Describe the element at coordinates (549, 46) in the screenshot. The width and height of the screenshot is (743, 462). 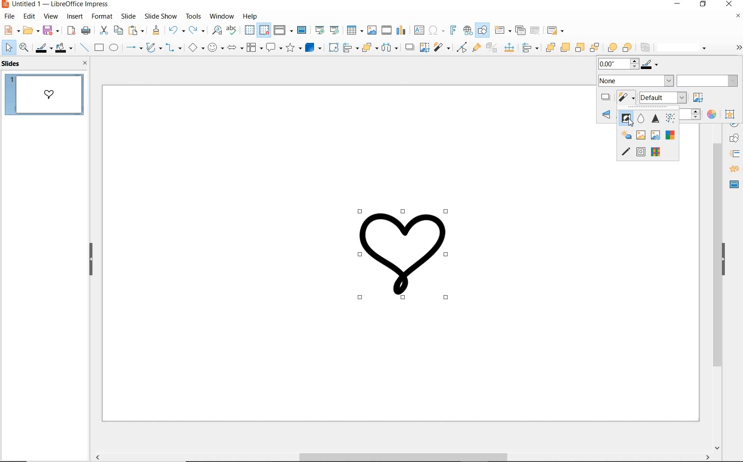
I see `bring to front` at that location.